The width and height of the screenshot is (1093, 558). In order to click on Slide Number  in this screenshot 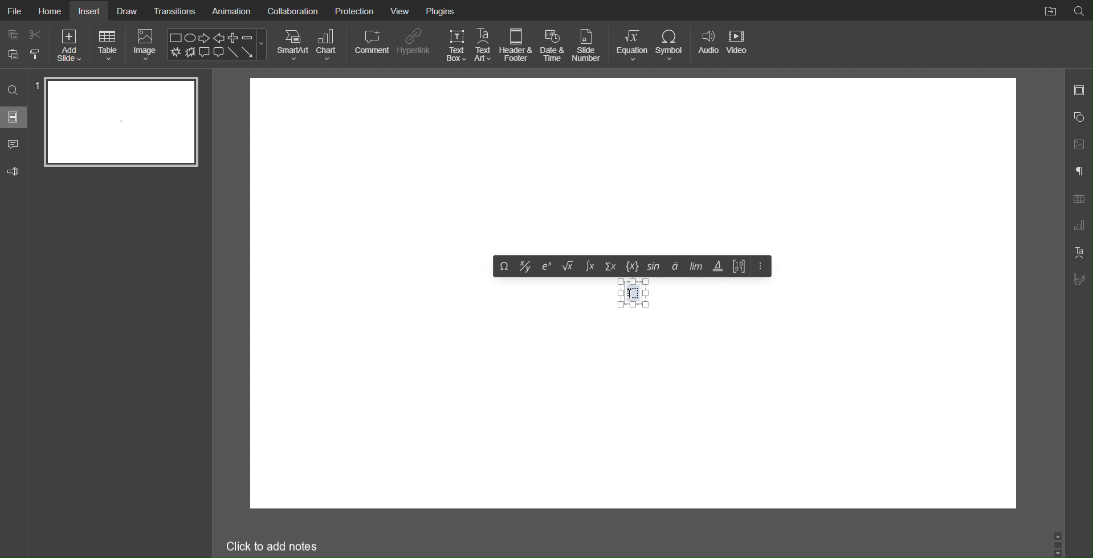, I will do `click(589, 44)`.